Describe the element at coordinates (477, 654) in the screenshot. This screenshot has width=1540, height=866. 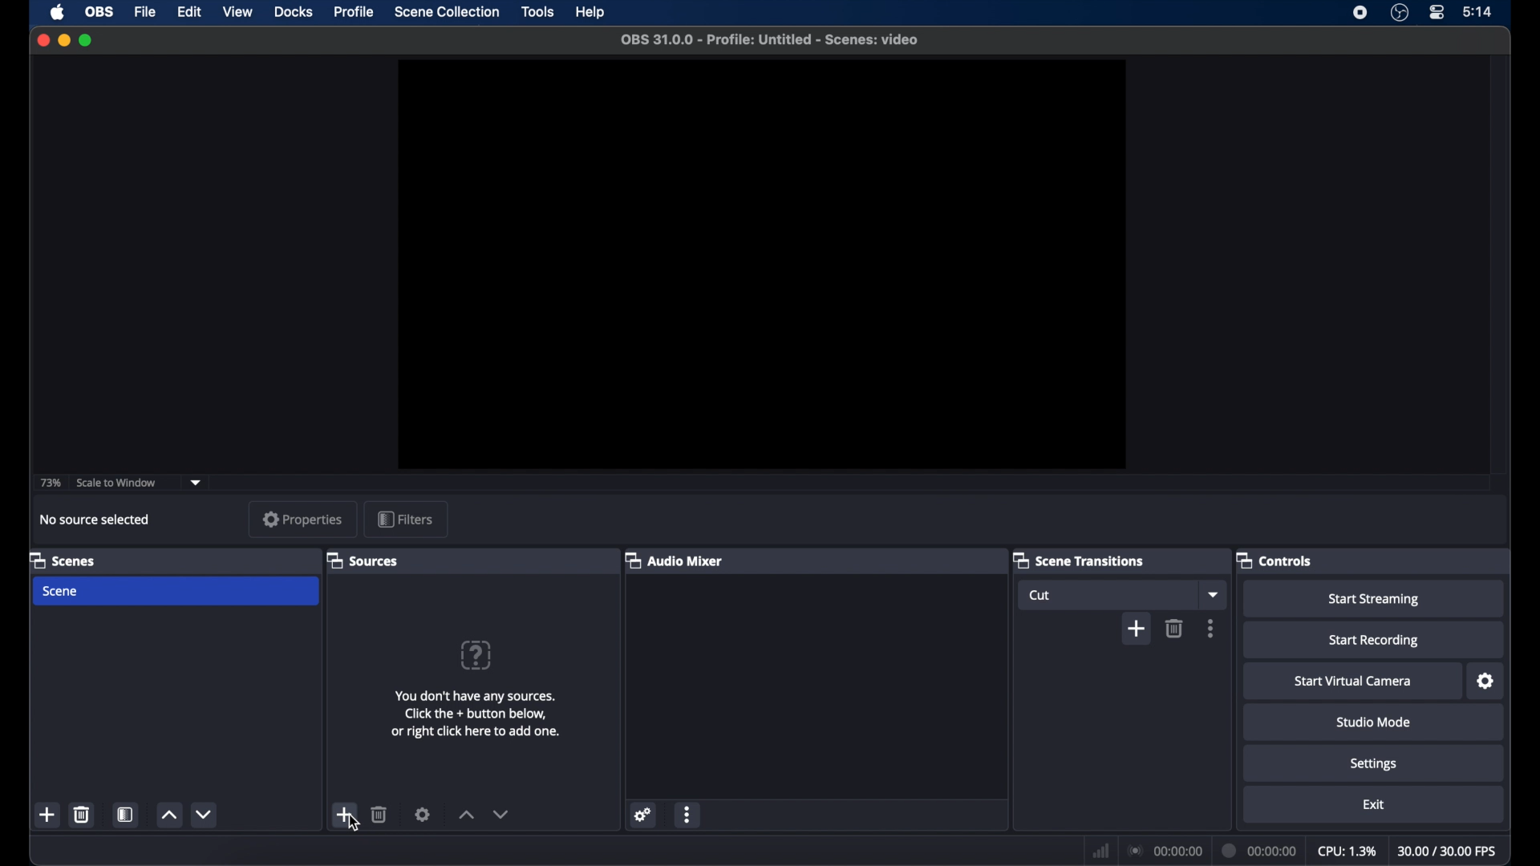
I see `question mark` at that location.